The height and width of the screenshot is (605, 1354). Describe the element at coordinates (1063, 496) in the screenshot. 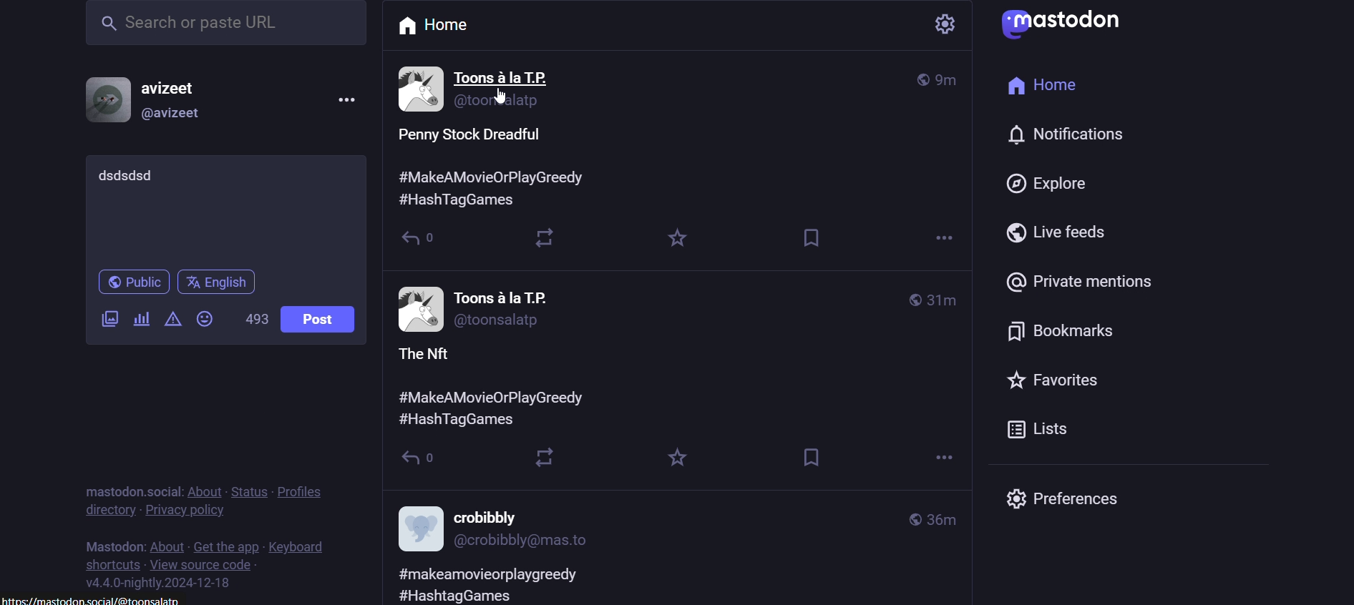

I see `preferences` at that location.